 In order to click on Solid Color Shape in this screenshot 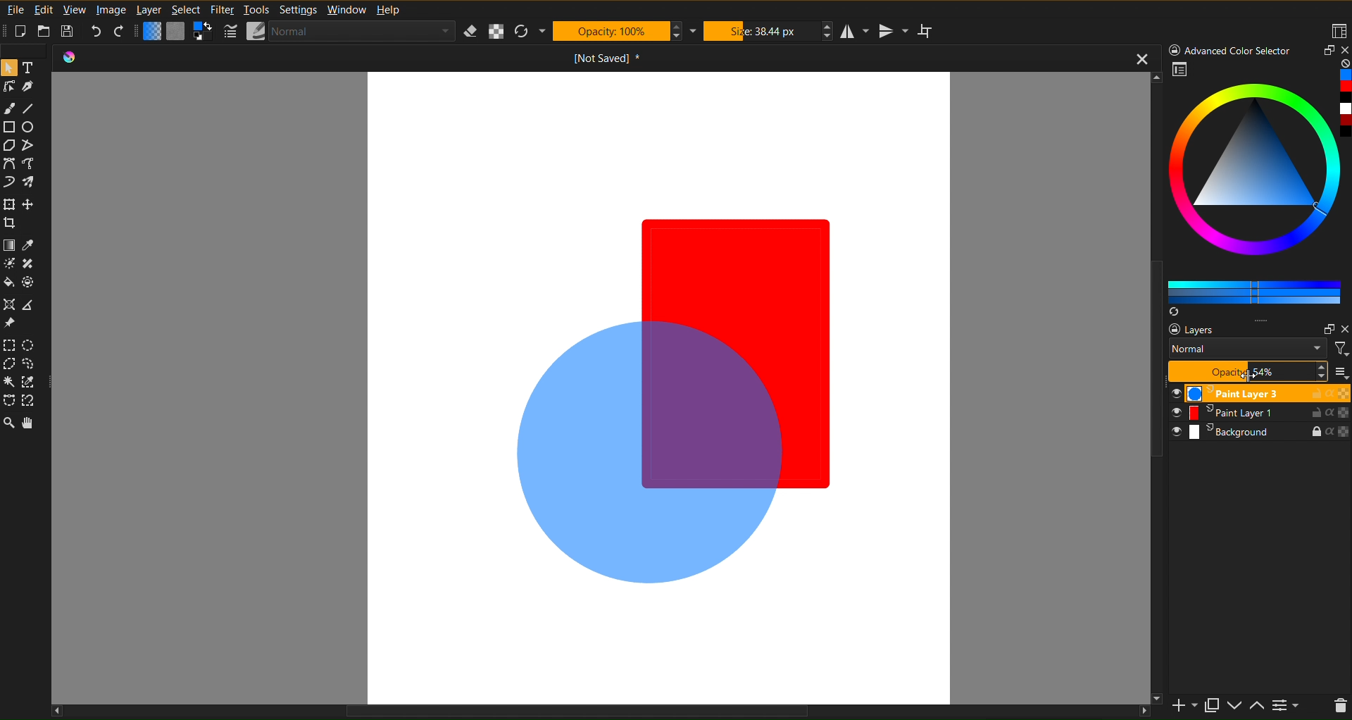, I will do `click(728, 254)`.